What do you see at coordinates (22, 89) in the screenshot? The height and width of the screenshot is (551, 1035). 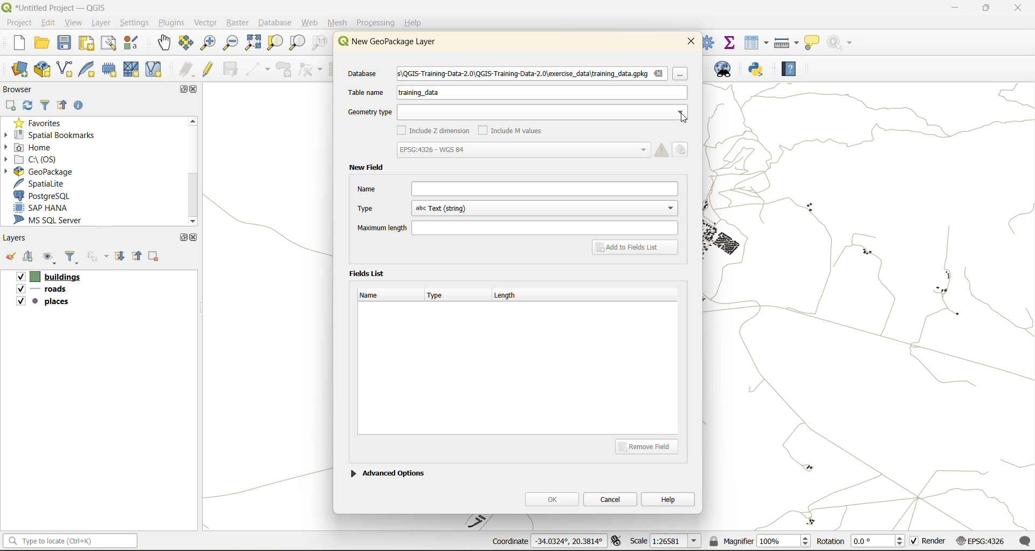 I see `browser` at bounding box center [22, 89].